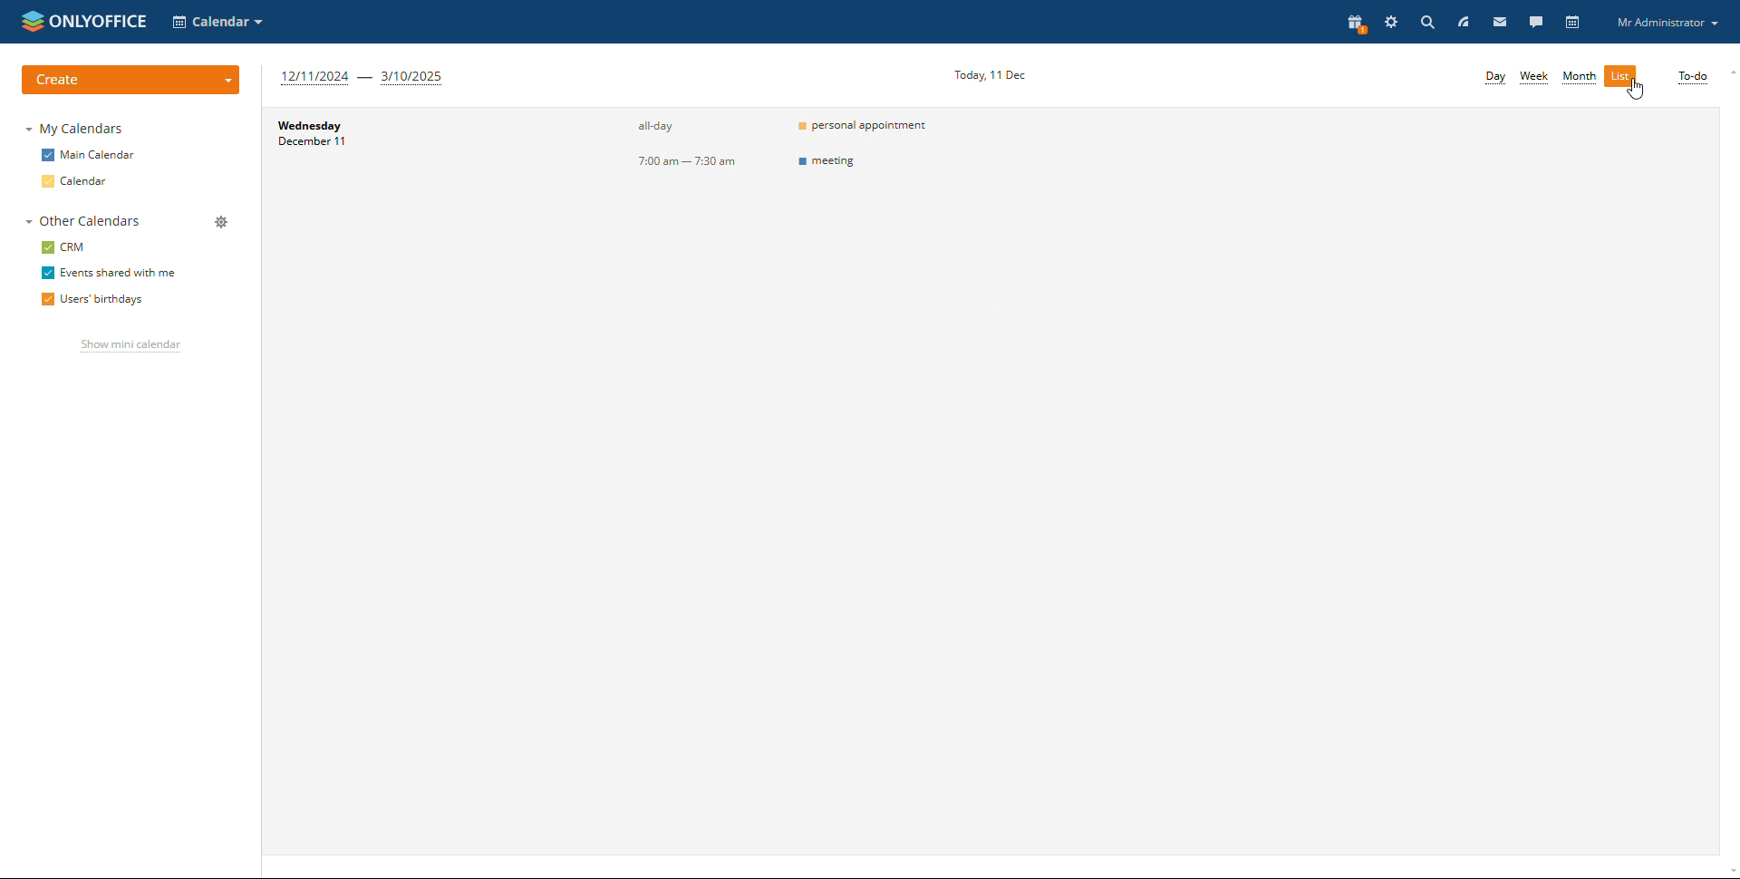 Image resolution: width=1740 pixels, height=879 pixels. Describe the element at coordinates (218, 22) in the screenshot. I see `select application` at that location.